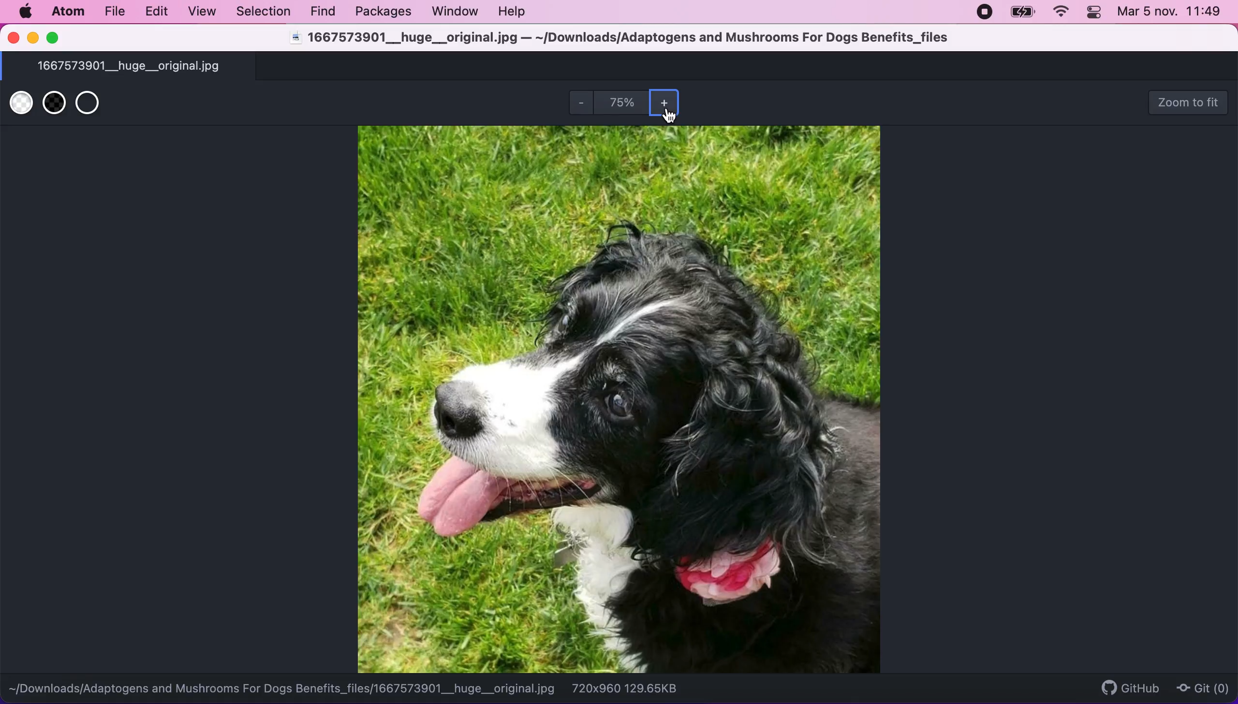 This screenshot has height=704, width=1238. I want to click on mac logo, so click(27, 12).